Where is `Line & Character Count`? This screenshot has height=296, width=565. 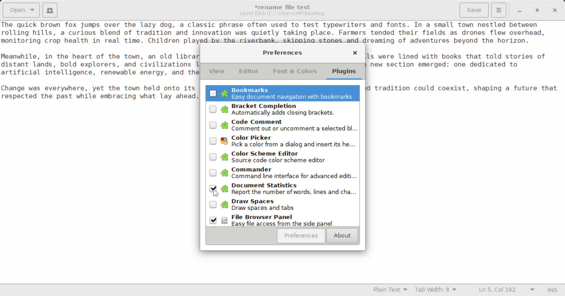
Line & Character Count is located at coordinates (507, 290).